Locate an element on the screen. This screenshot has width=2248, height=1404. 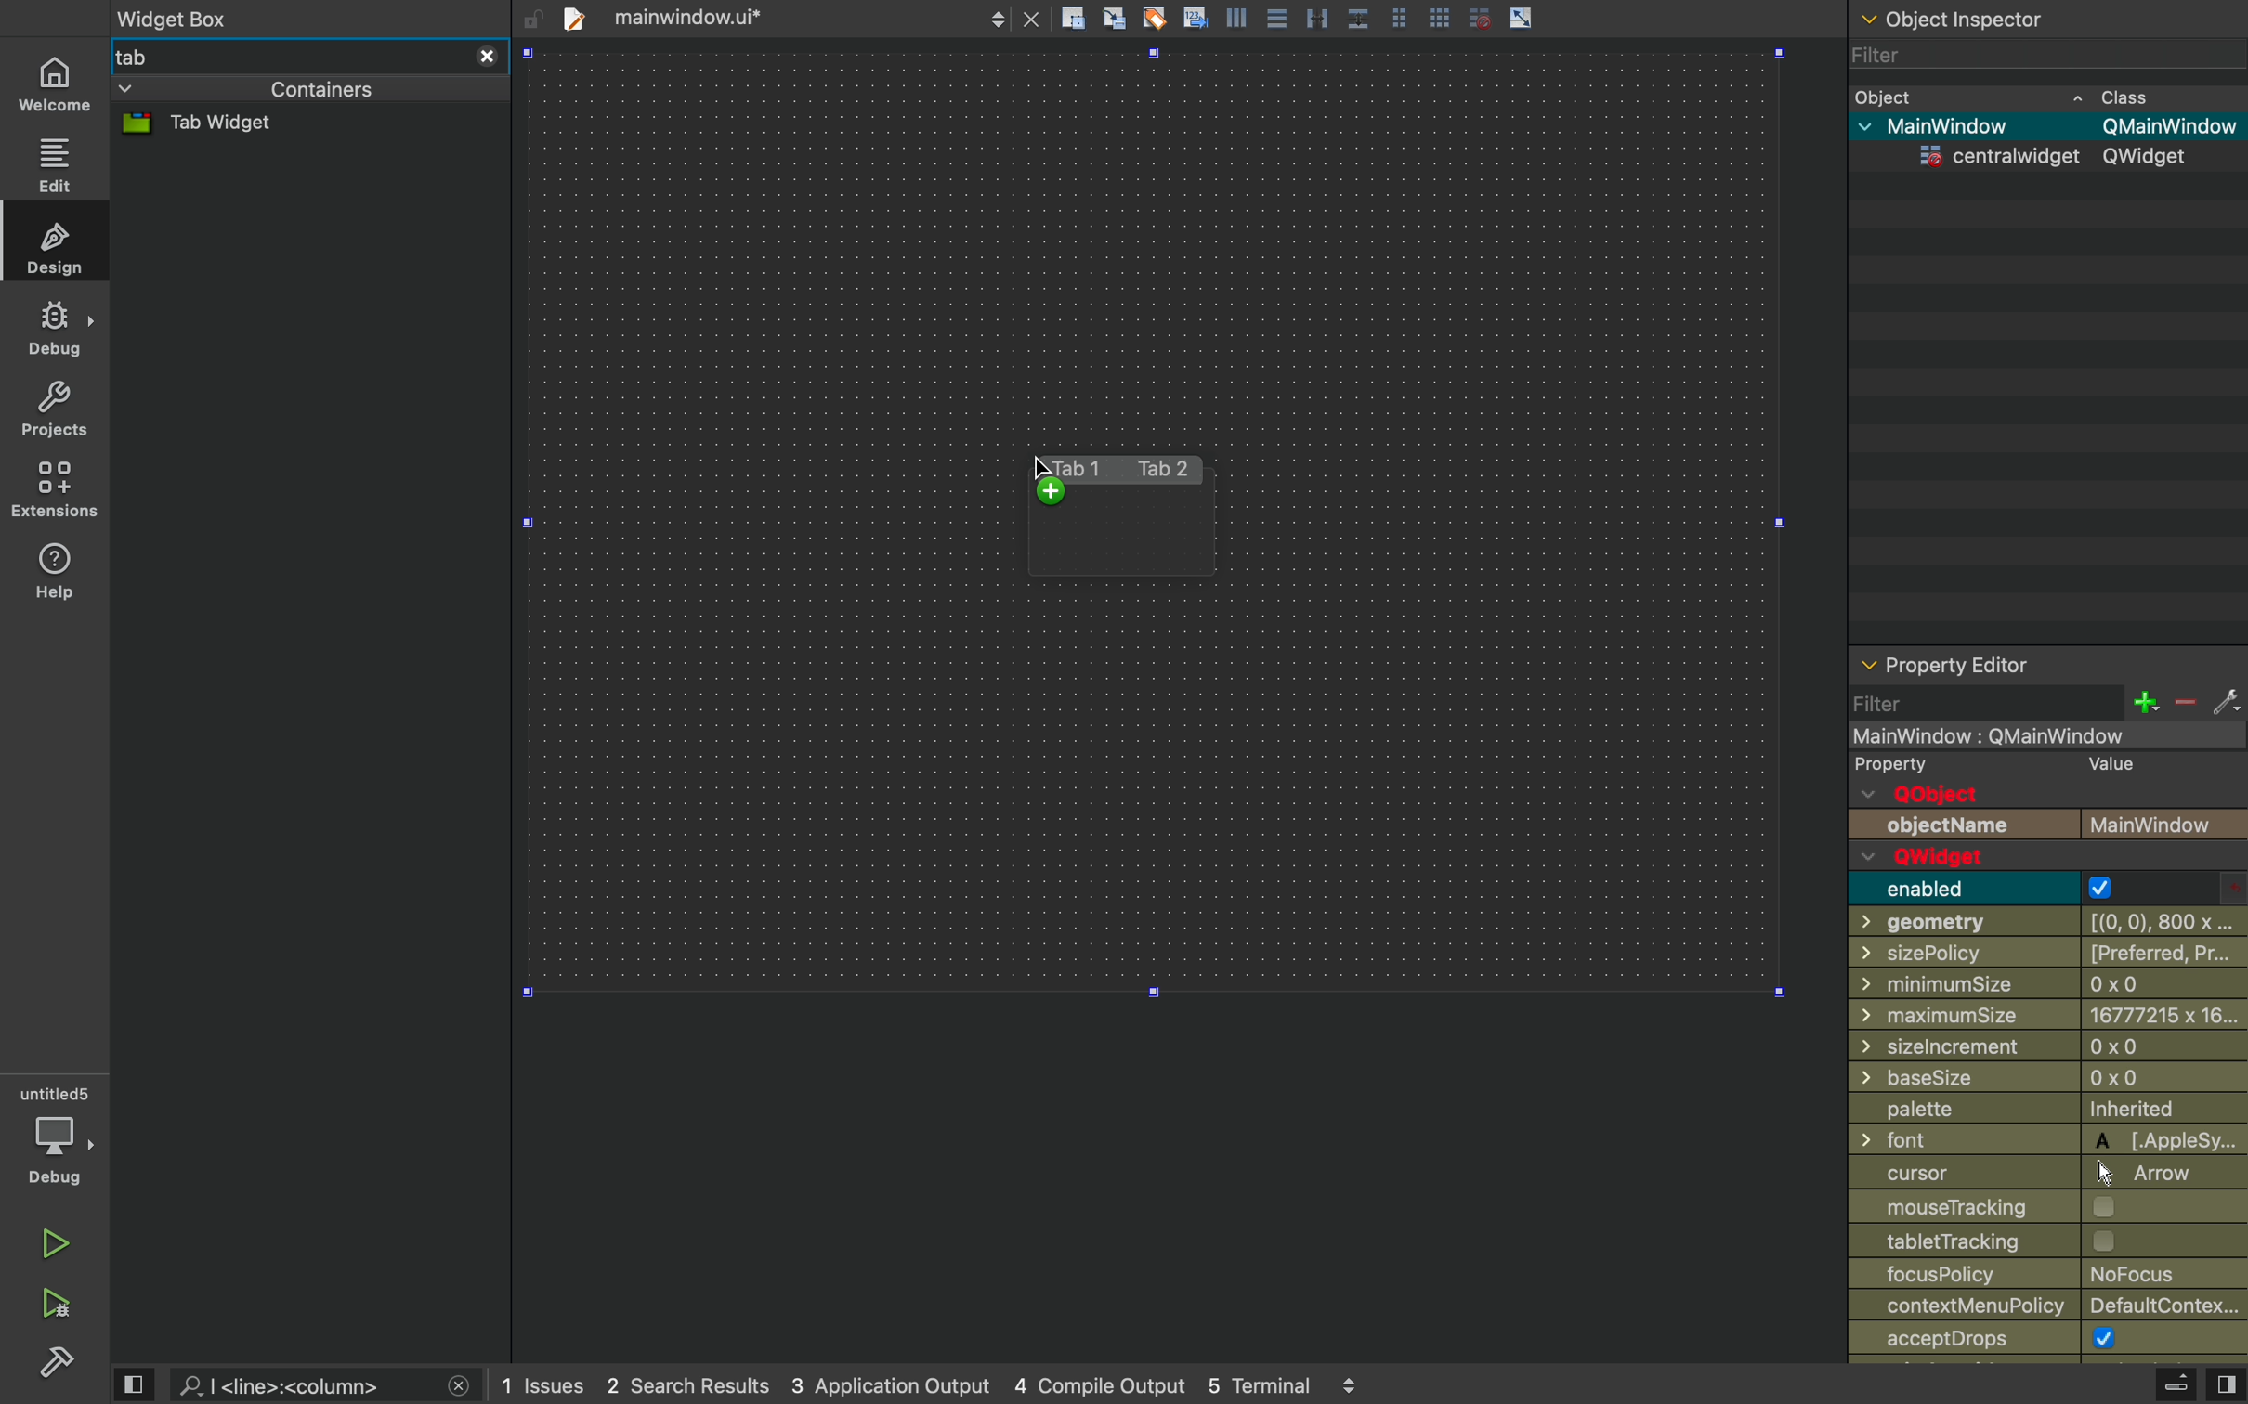
accept drops is located at coordinates (2049, 1342).